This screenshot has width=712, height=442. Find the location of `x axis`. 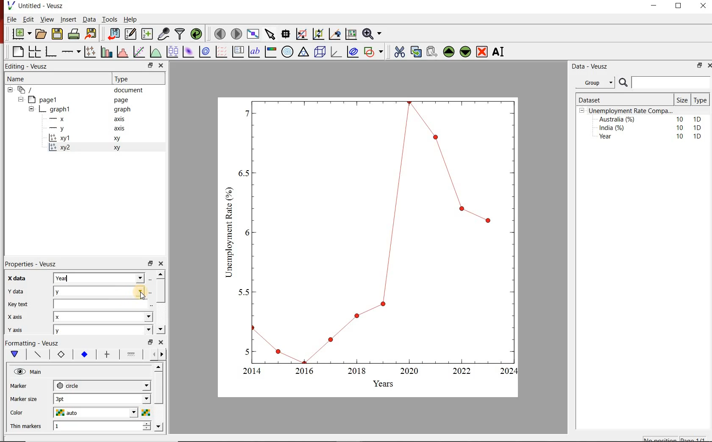

x axis is located at coordinates (16, 317).